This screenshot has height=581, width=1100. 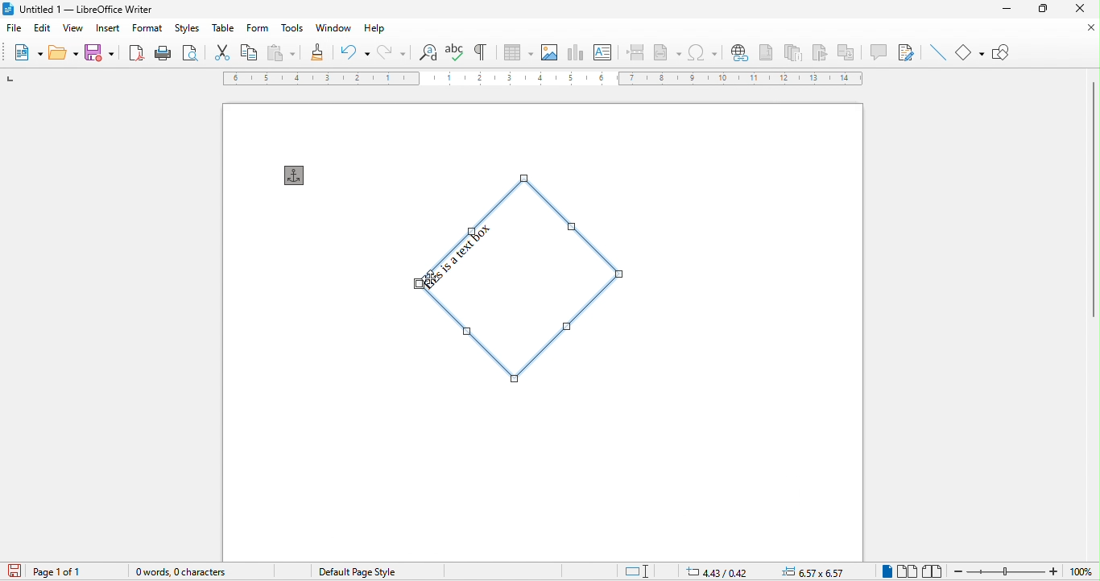 I want to click on bookmark, so click(x=822, y=52).